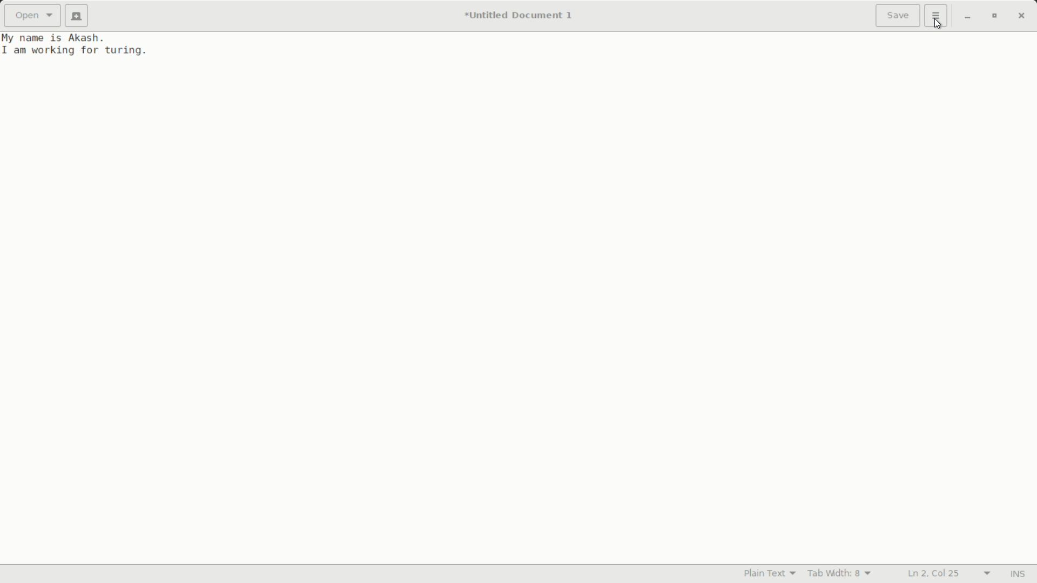  What do you see at coordinates (77, 16) in the screenshot?
I see `new document` at bounding box center [77, 16].